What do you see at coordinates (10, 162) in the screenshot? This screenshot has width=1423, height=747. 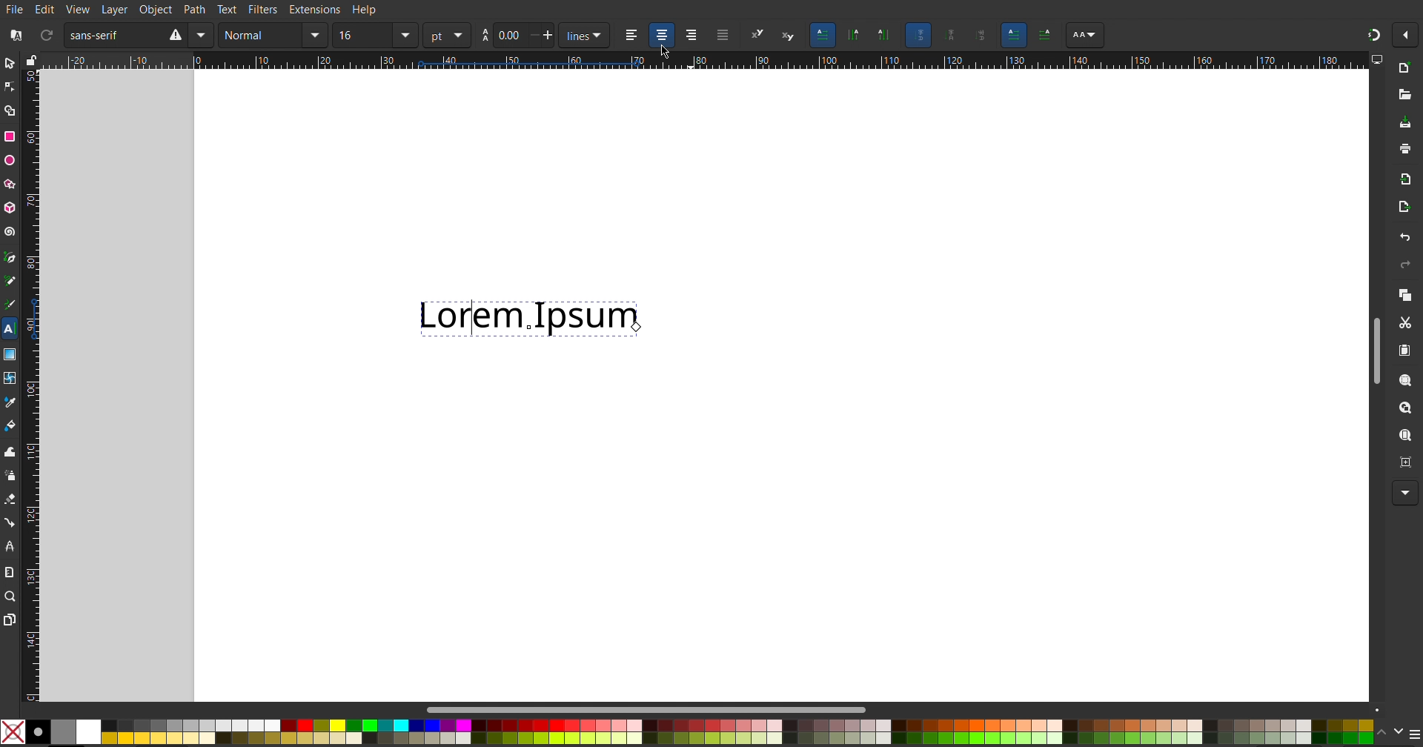 I see `Ellipse` at bounding box center [10, 162].